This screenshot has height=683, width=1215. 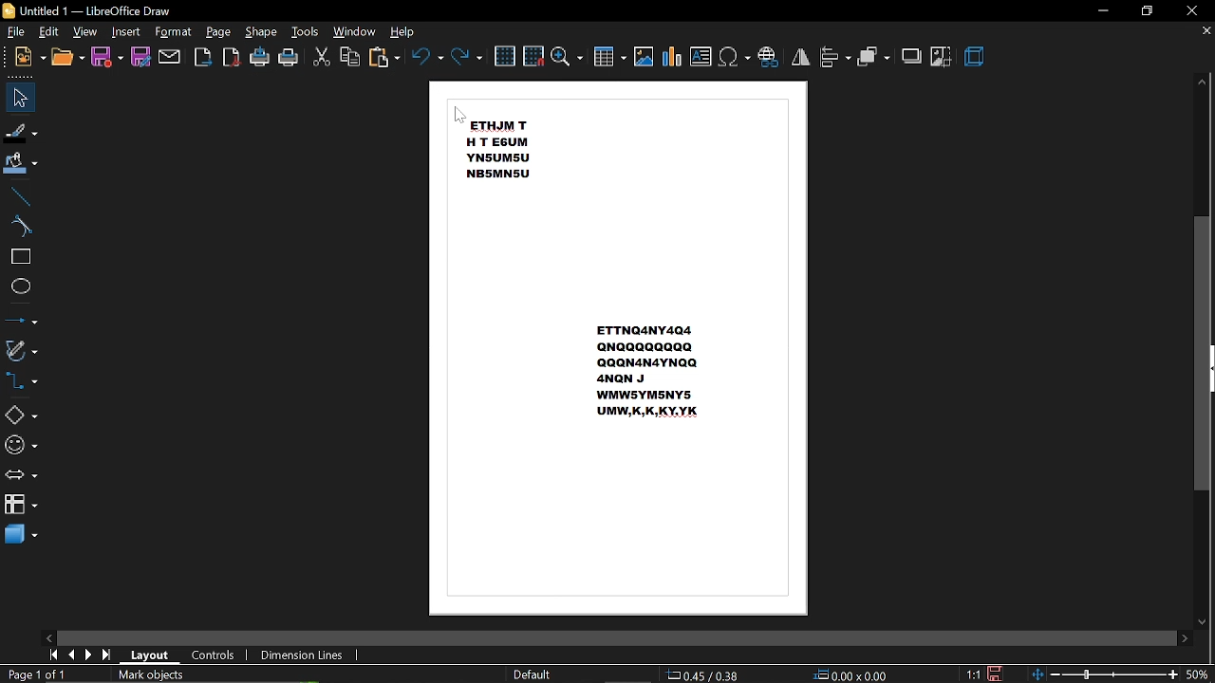 What do you see at coordinates (355, 32) in the screenshot?
I see `window` at bounding box center [355, 32].